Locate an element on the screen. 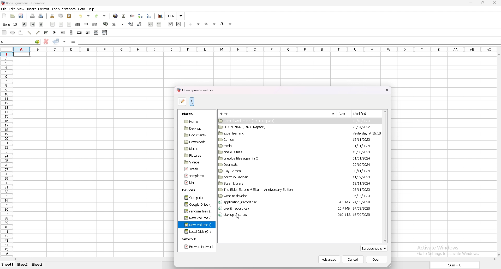  paste is located at coordinates (69, 16).